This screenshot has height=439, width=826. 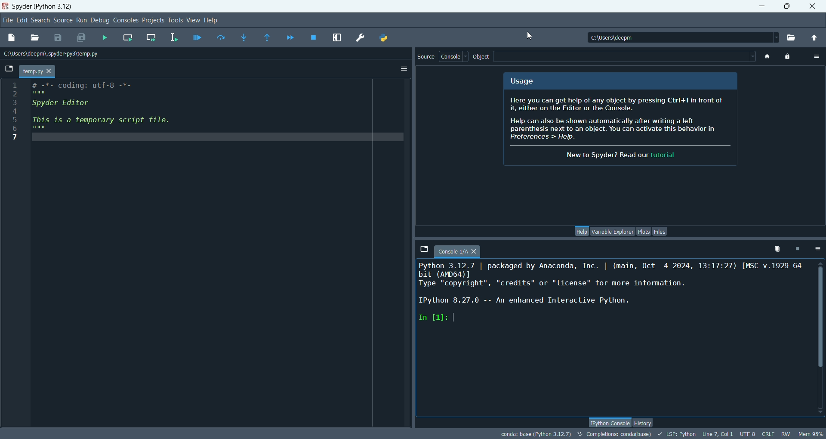 I want to click on location, so click(x=55, y=55).